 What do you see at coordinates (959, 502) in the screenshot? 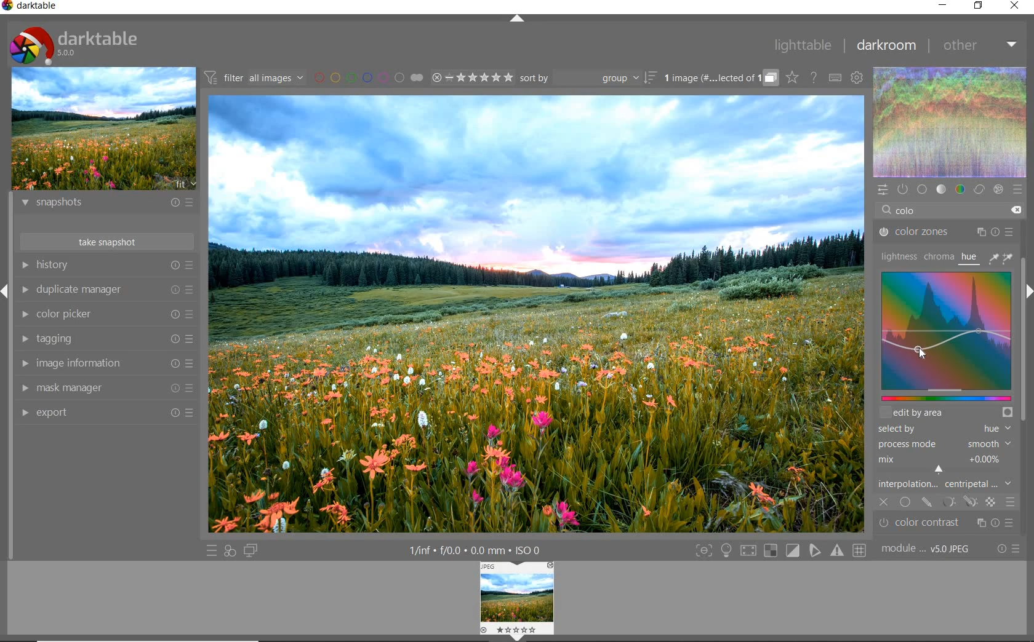
I see `mask options` at bounding box center [959, 502].